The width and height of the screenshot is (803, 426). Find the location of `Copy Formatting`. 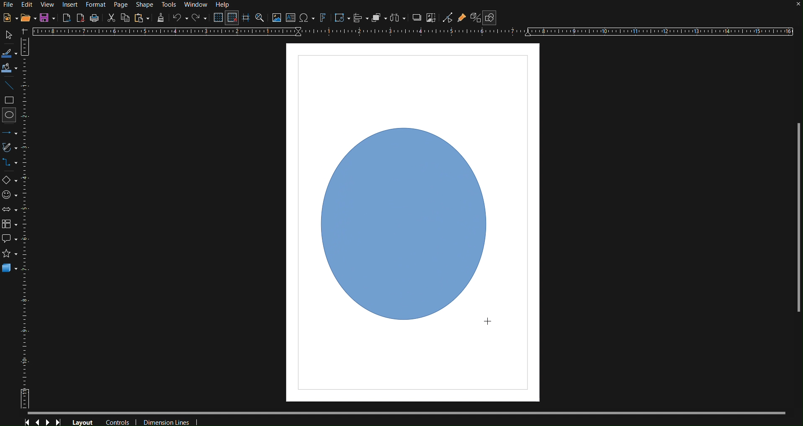

Copy Formatting is located at coordinates (161, 18).